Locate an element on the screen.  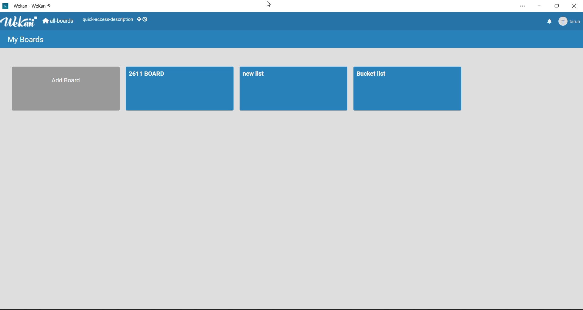
cursor is located at coordinates (269, 5).